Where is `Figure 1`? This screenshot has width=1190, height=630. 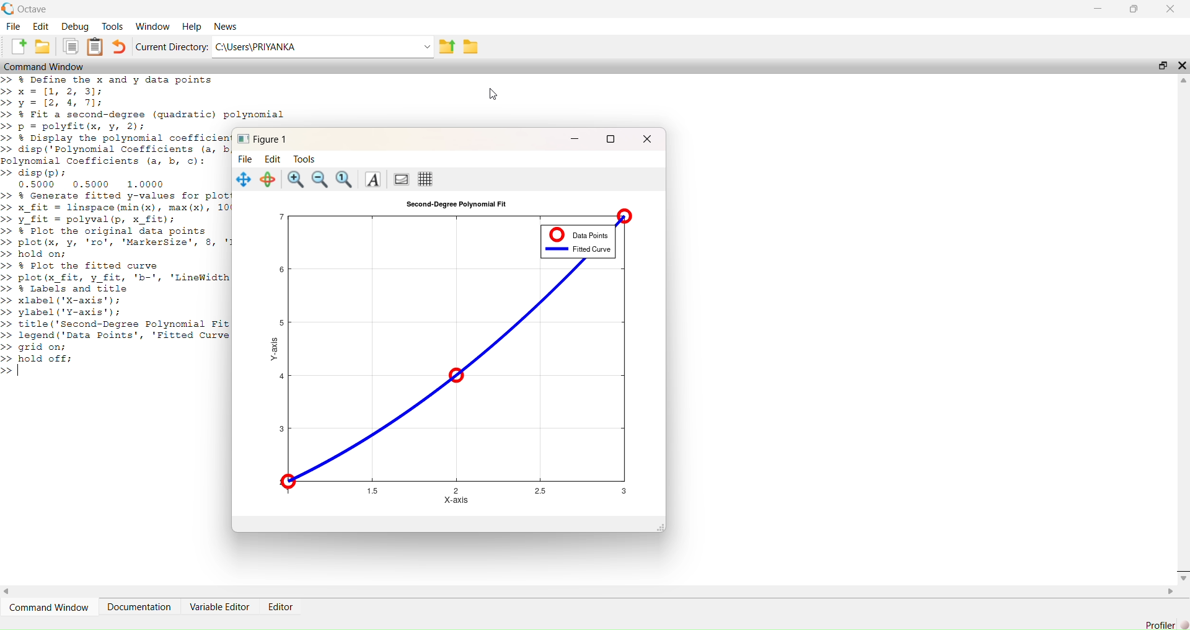
Figure 1 is located at coordinates (261, 139).